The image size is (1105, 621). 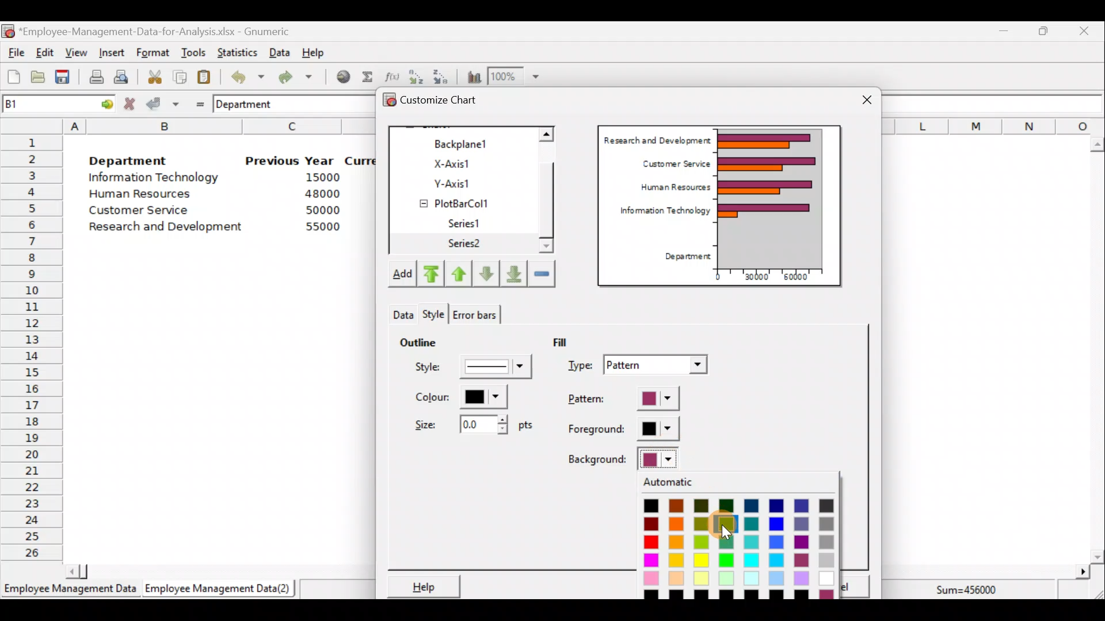 What do you see at coordinates (69, 592) in the screenshot?
I see `Employee Management Data` at bounding box center [69, 592].